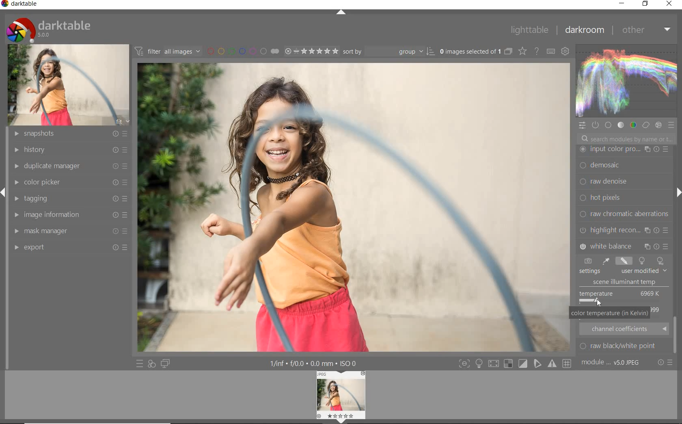 This screenshot has height=424, width=682. Describe the element at coordinates (622, 182) in the screenshot. I see `dither or paste` at that location.